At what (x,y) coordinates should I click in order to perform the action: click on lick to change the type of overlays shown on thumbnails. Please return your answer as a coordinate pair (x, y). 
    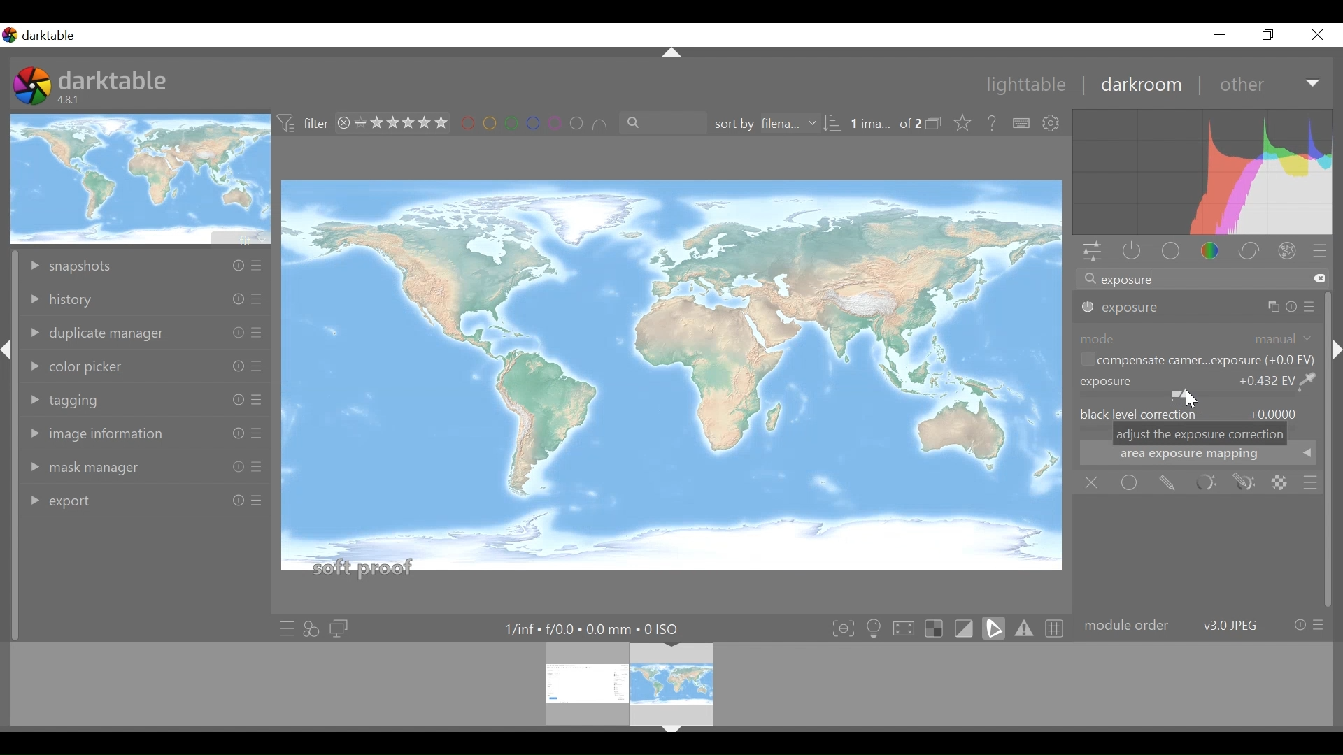
    Looking at the image, I should click on (964, 124).